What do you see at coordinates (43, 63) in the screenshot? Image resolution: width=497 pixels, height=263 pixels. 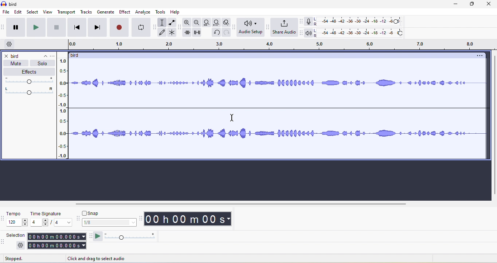 I see `solo` at bounding box center [43, 63].